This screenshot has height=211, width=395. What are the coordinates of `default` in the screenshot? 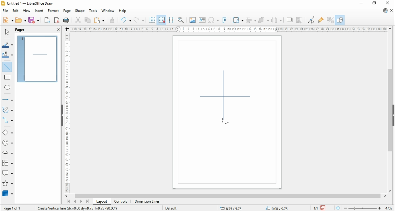 It's located at (171, 208).